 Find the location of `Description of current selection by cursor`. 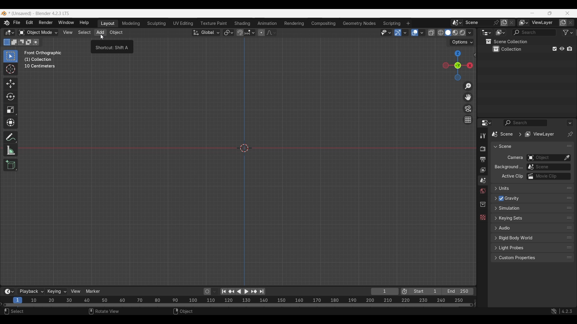

Description of current selection by cursor is located at coordinates (112, 47).